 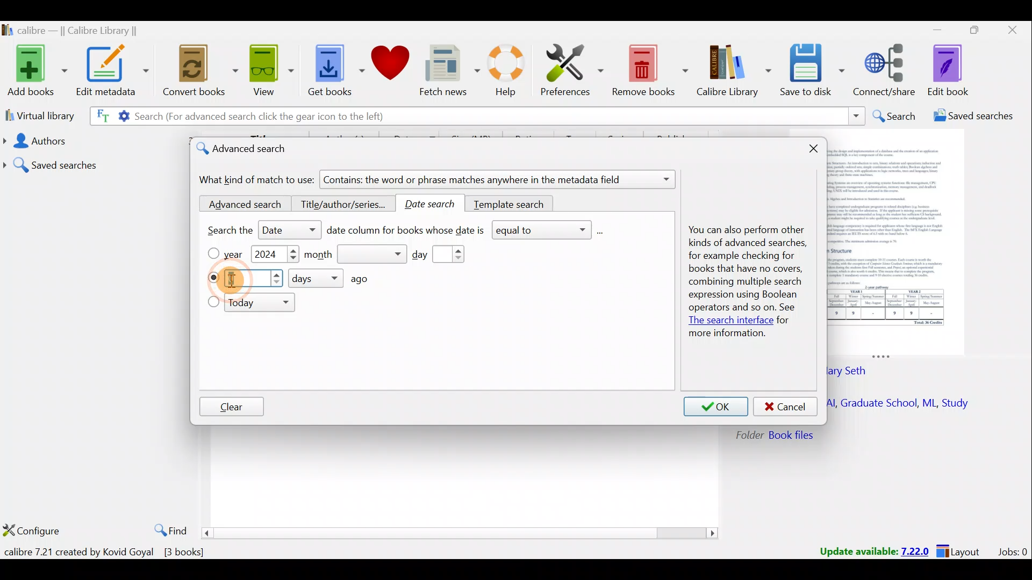 I want to click on Search, so click(x=893, y=116).